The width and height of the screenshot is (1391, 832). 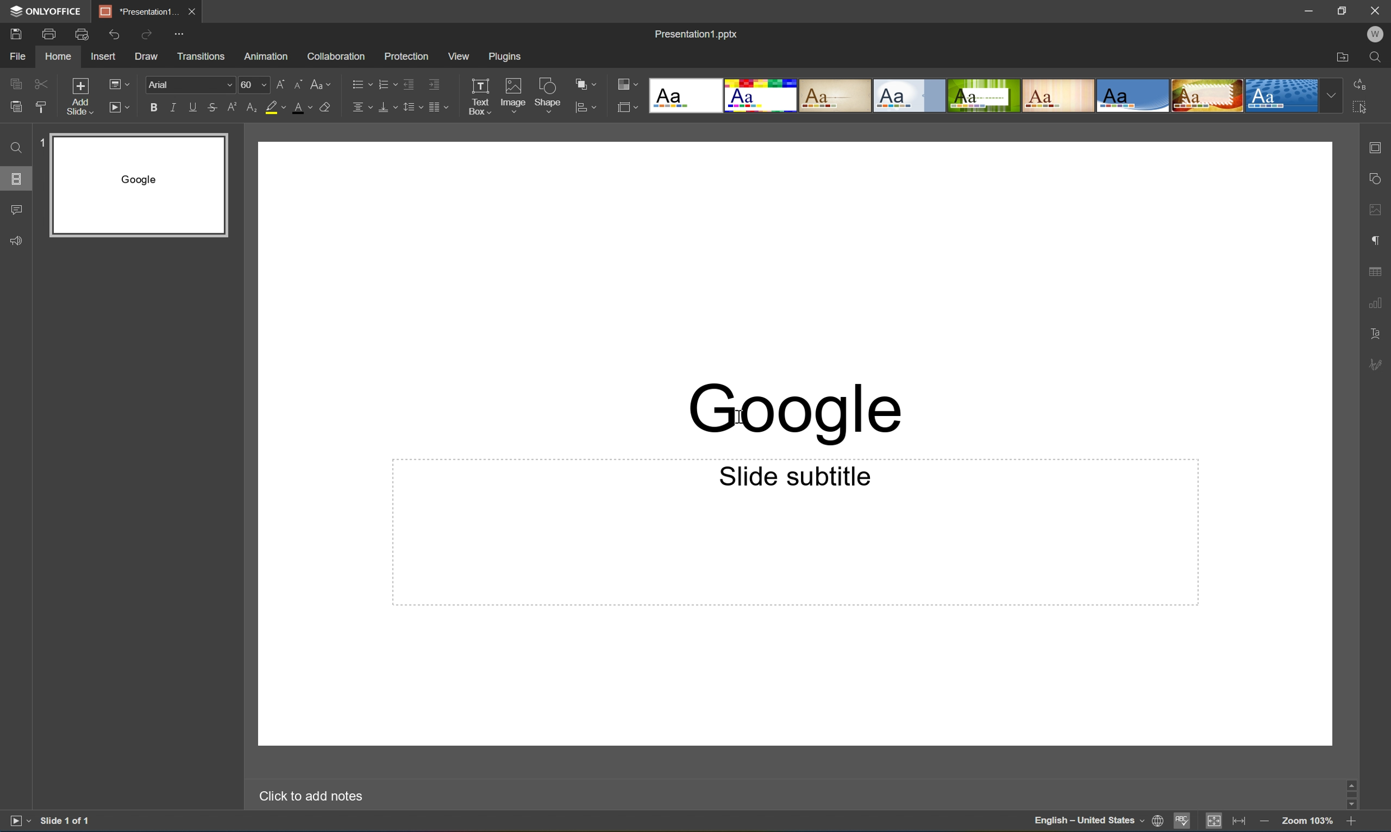 What do you see at coordinates (796, 475) in the screenshot?
I see `Slide subtitle` at bounding box center [796, 475].